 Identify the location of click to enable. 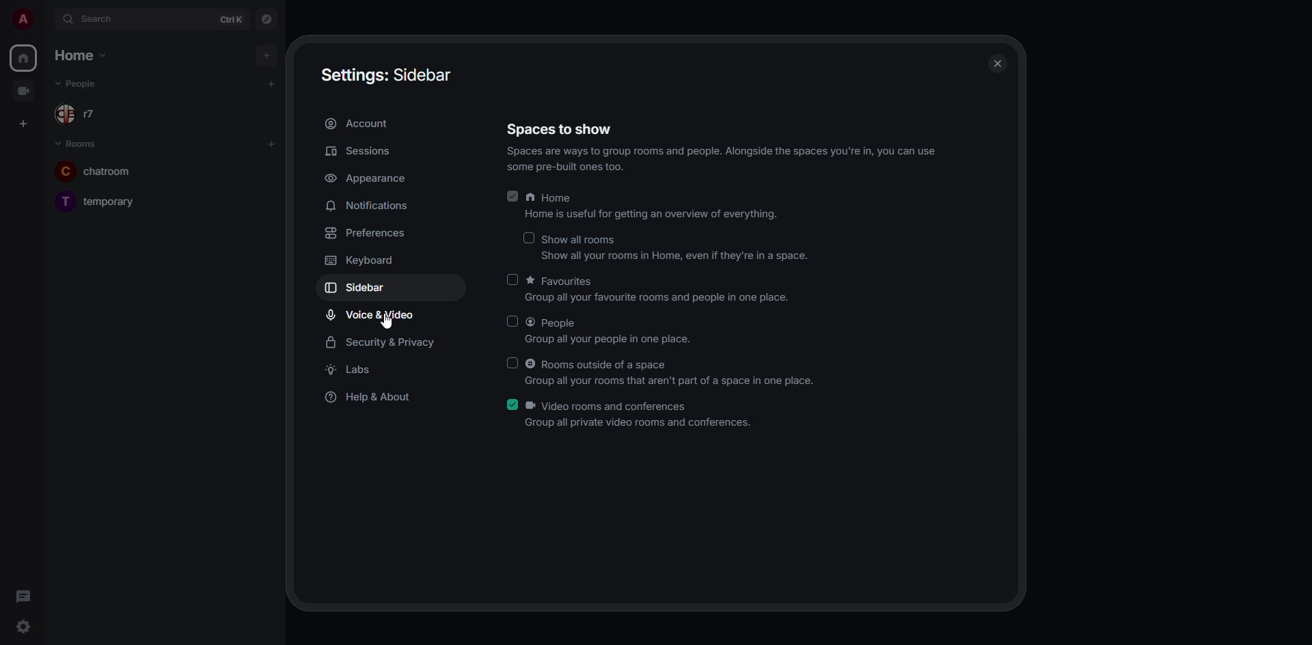
(511, 322).